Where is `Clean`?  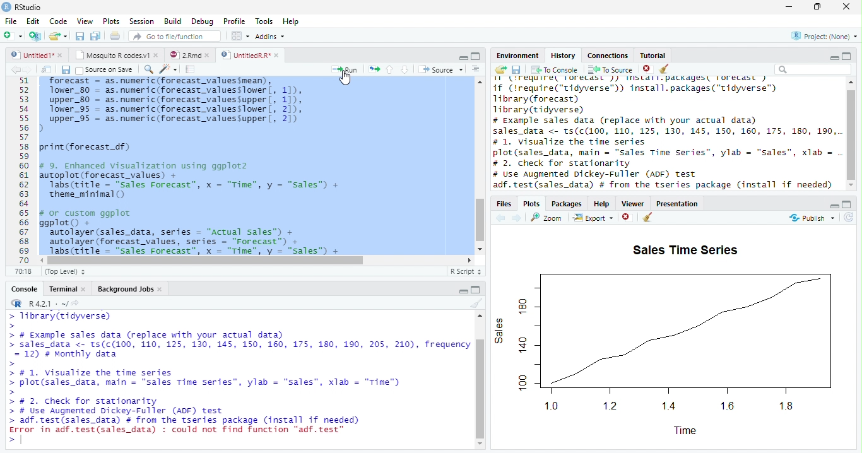 Clean is located at coordinates (647, 218).